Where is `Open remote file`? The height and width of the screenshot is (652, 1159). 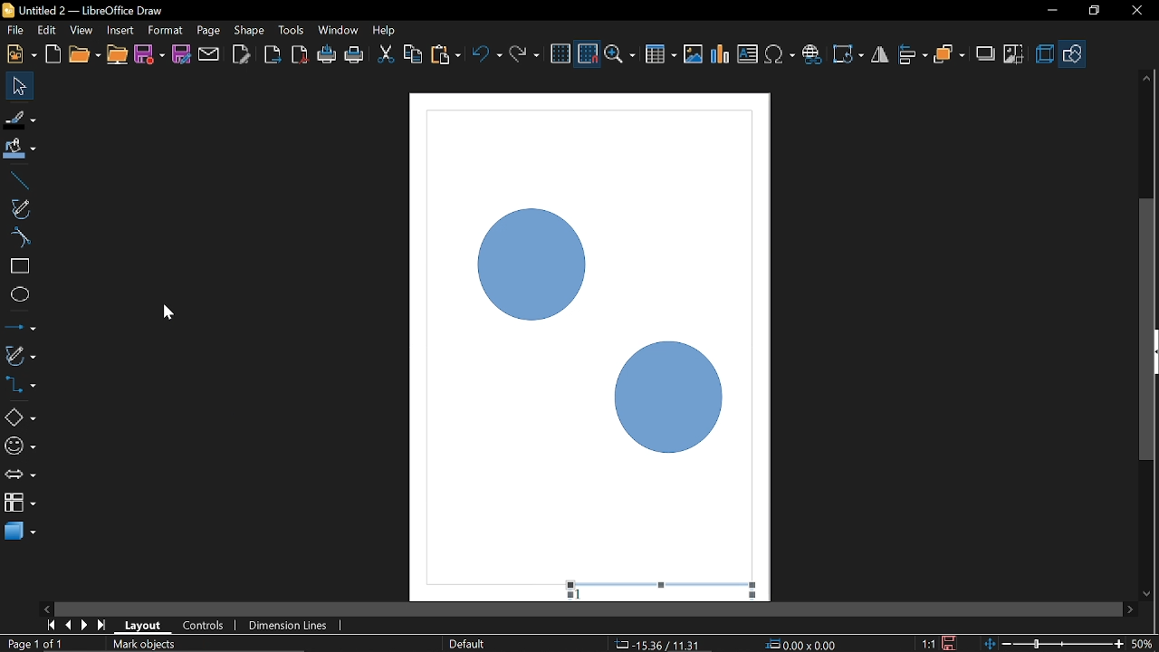 Open remote file is located at coordinates (118, 55).